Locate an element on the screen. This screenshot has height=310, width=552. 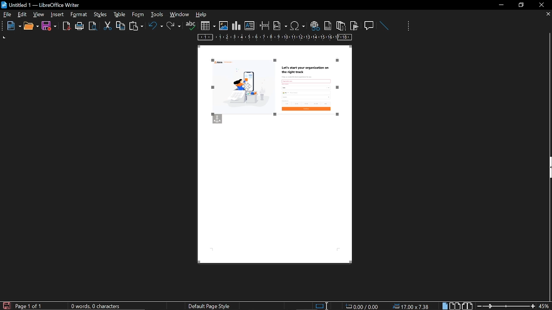
scale is located at coordinates (275, 38).